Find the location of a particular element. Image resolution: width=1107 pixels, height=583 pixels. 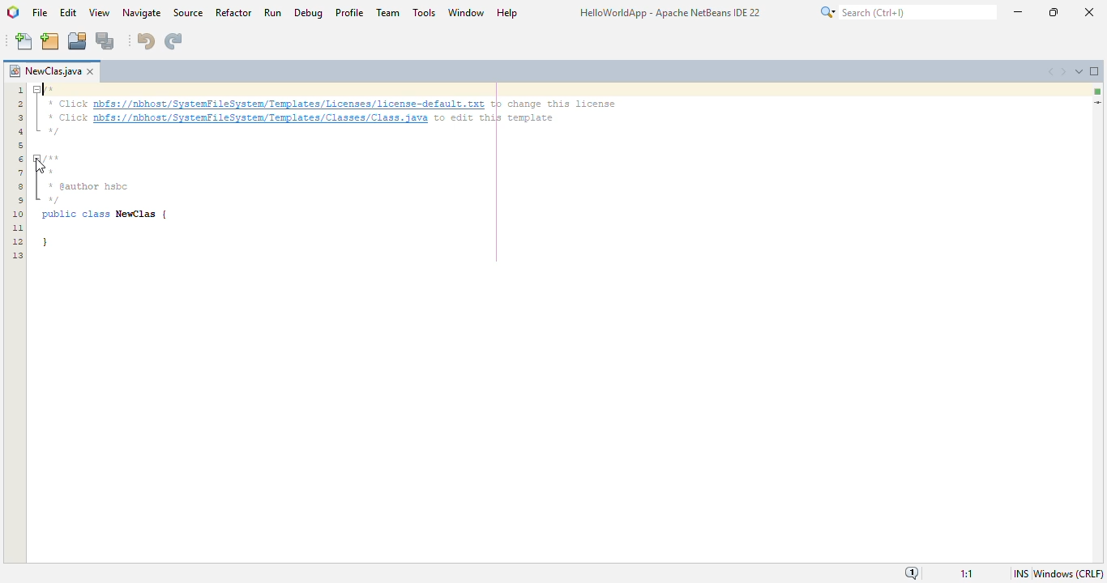

Close is located at coordinates (1090, 14).